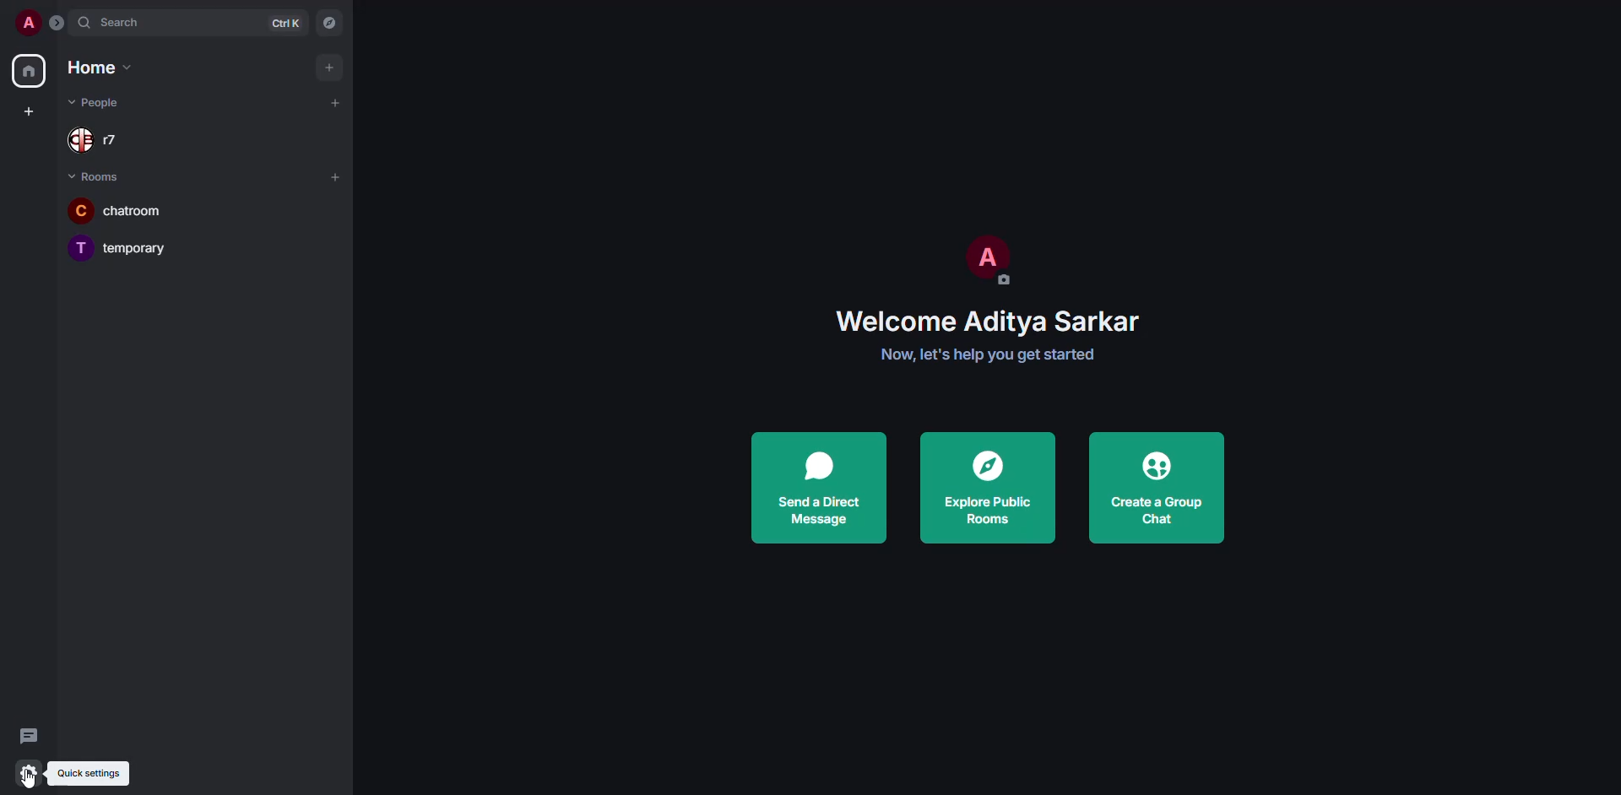 This screenshot has width=1621, height=795. Describe the element at coordinates (101, 69) in the screenshot. I see `home` at that location.